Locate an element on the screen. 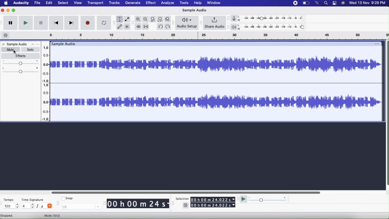 This screenshot has width=389, height=219. Sample Audio is located at coordinates (196, 10).